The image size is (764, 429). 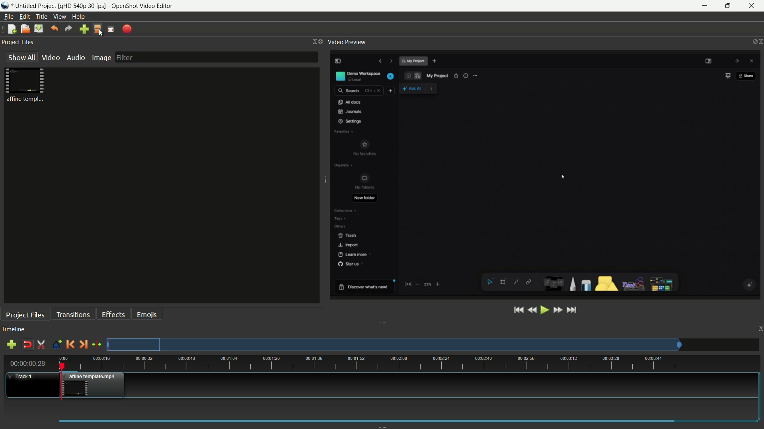 I want to click on video preview, so click(x=347, y=42).